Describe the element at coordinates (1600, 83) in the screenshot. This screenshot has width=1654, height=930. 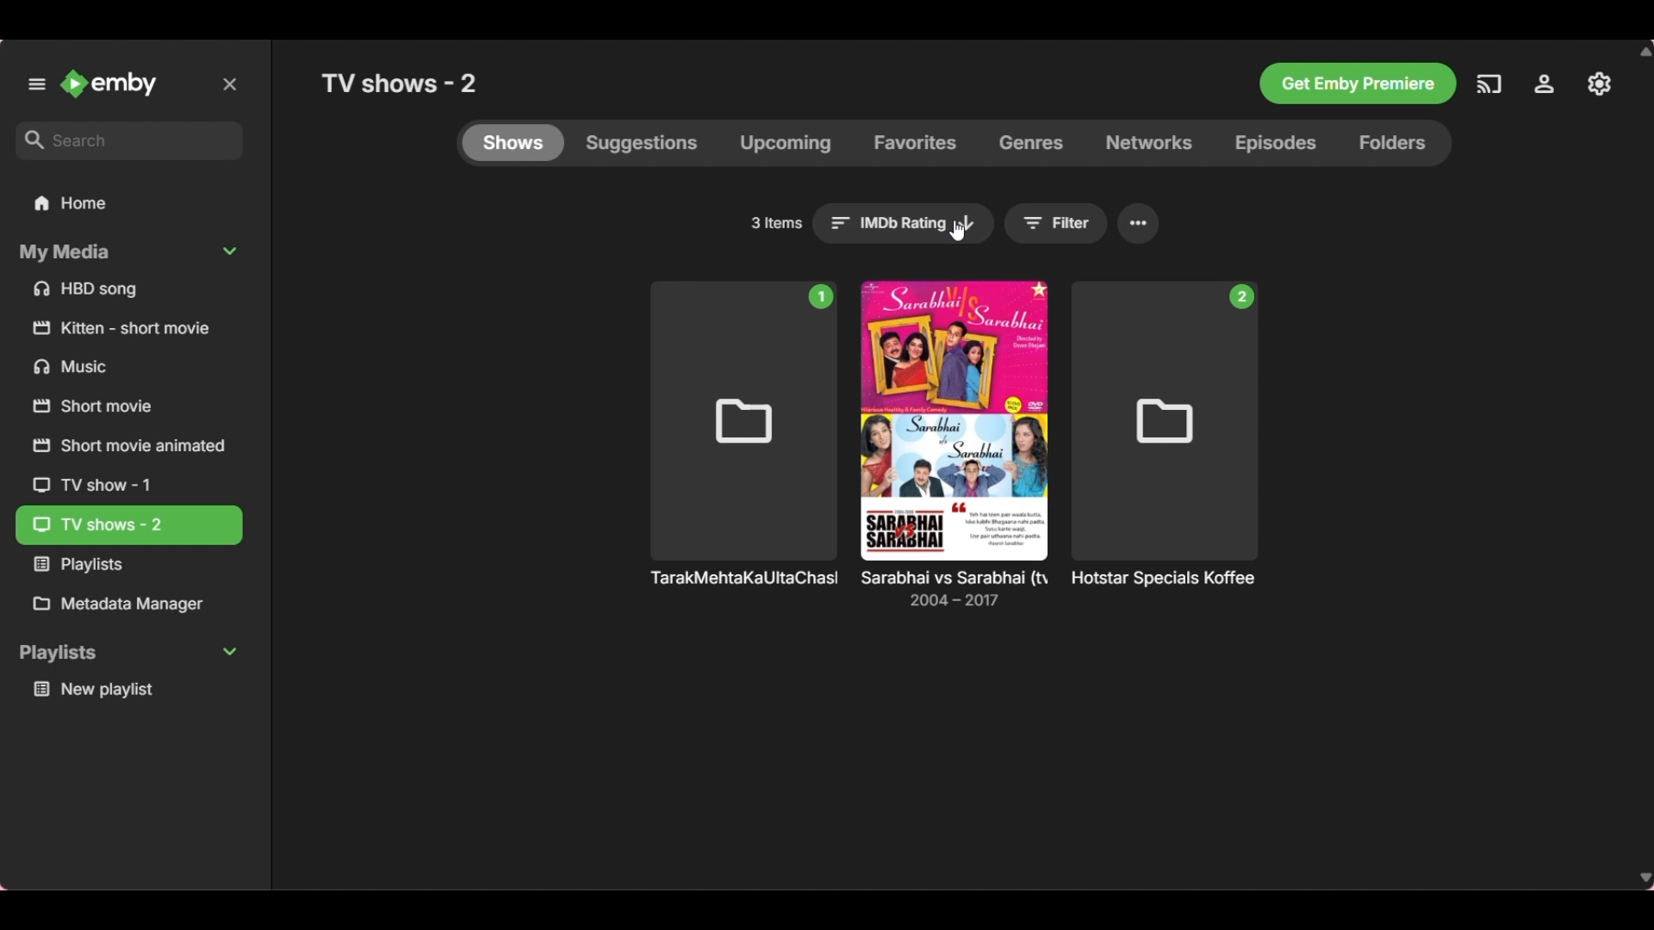
I see `` at that location.